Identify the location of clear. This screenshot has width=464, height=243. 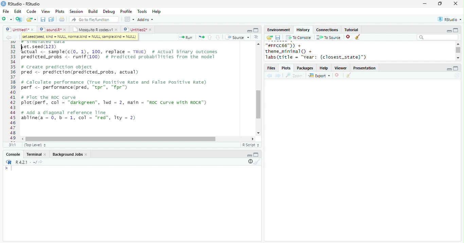
(358, 37).